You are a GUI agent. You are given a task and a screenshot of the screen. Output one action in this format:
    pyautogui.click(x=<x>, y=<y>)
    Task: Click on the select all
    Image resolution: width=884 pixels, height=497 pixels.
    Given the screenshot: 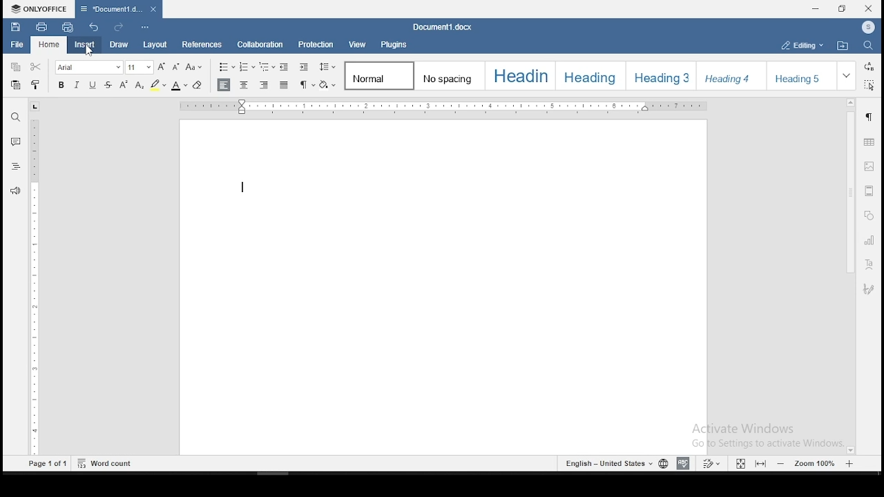 What is the action you would take?
    pyautogui.click(x=870, y=86)
    